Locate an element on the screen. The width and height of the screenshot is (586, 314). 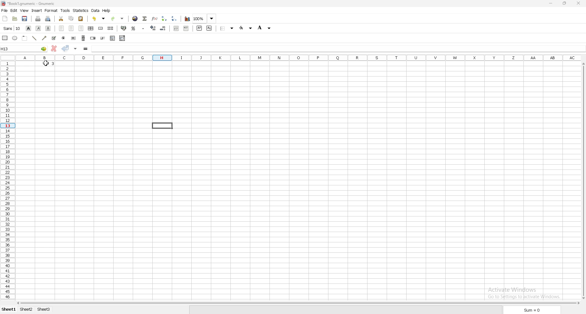
print is located at coordinates (38, 19).